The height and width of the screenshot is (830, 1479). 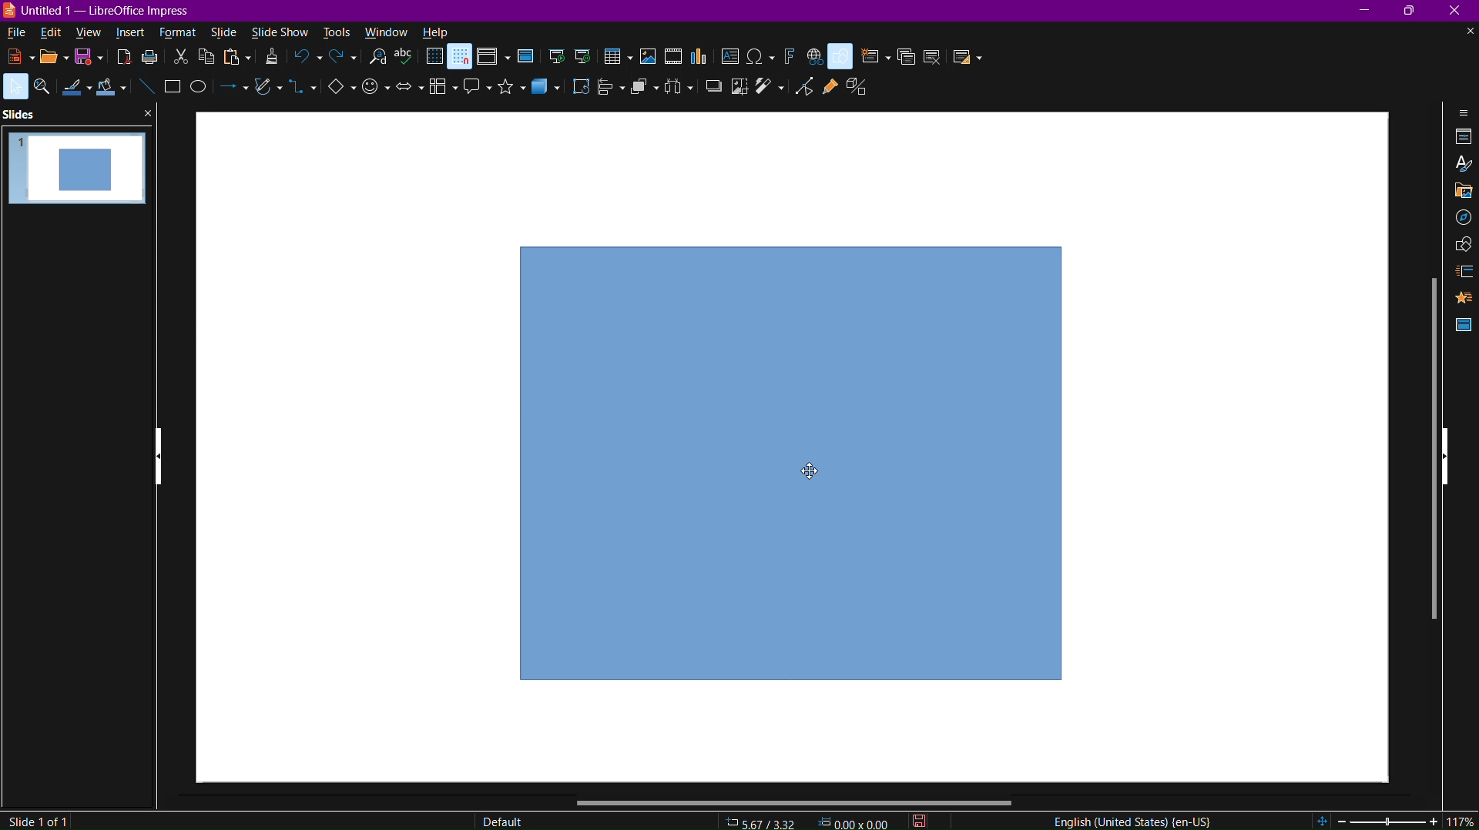 What do you see at coordinates (1460, 246) in the screenshot?
I see `Shapes` at bounding box center [1460, 246].